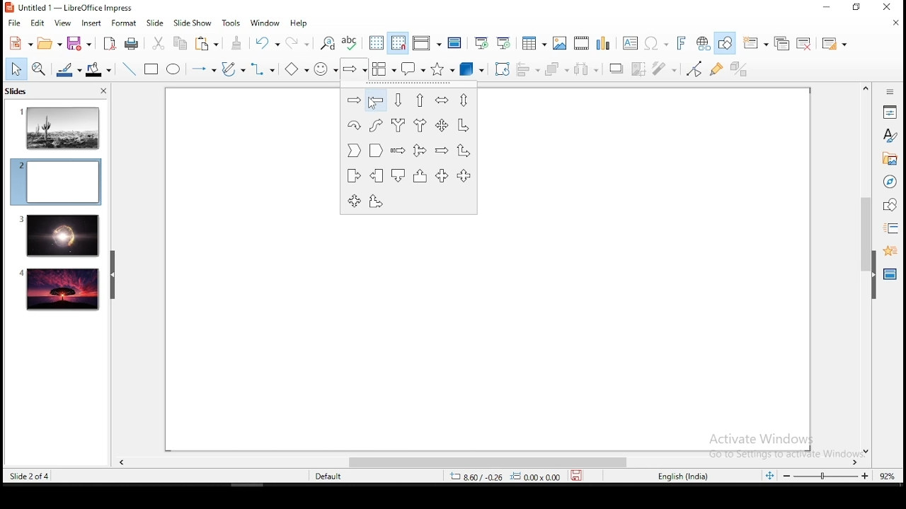  Describe the element at coordinates (890, 160) in the screenshot. I see `gallery` at that location.